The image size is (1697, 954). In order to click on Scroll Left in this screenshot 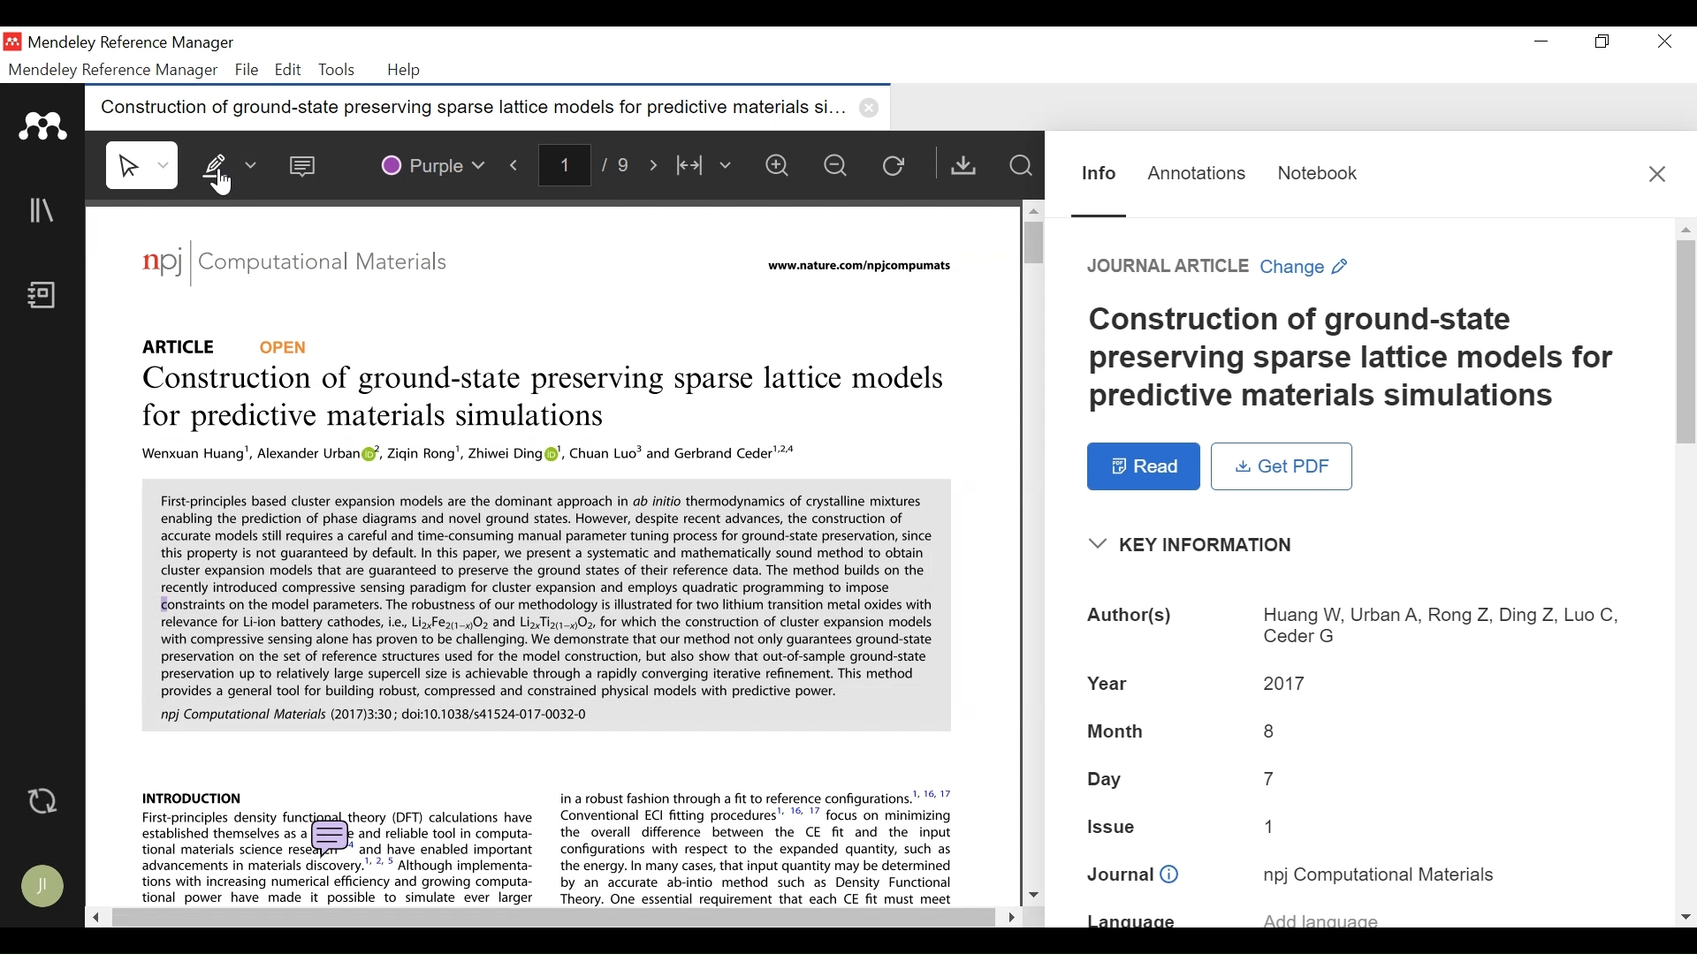, I will do `click(94, 916)`.